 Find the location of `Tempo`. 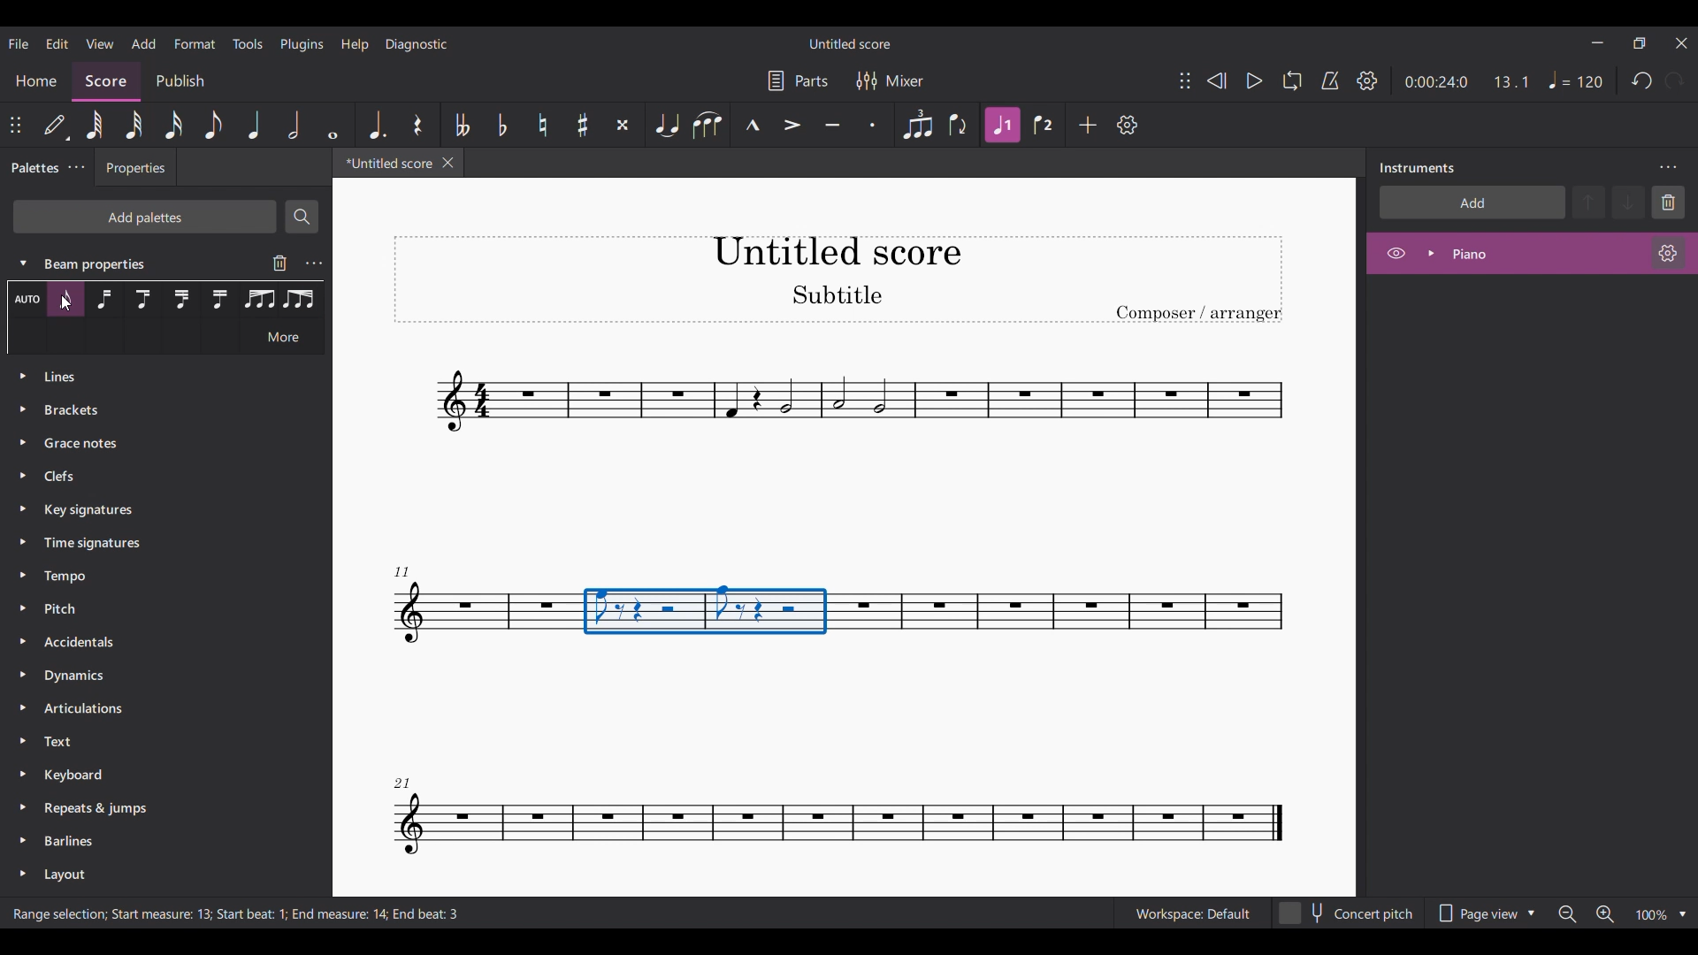

Tempo is located at coordinates (1576, 80).